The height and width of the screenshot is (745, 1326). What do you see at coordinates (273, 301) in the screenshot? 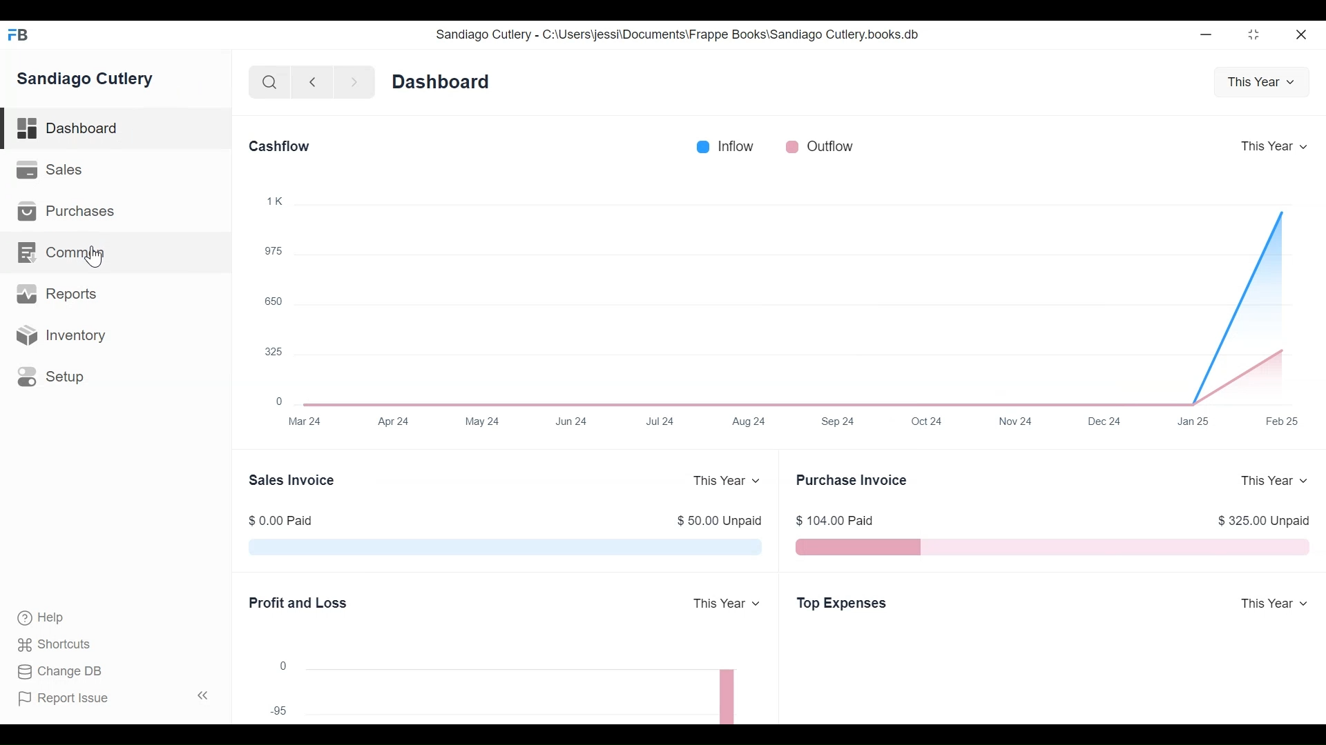
I see `650` at bounding box center [273, 301].